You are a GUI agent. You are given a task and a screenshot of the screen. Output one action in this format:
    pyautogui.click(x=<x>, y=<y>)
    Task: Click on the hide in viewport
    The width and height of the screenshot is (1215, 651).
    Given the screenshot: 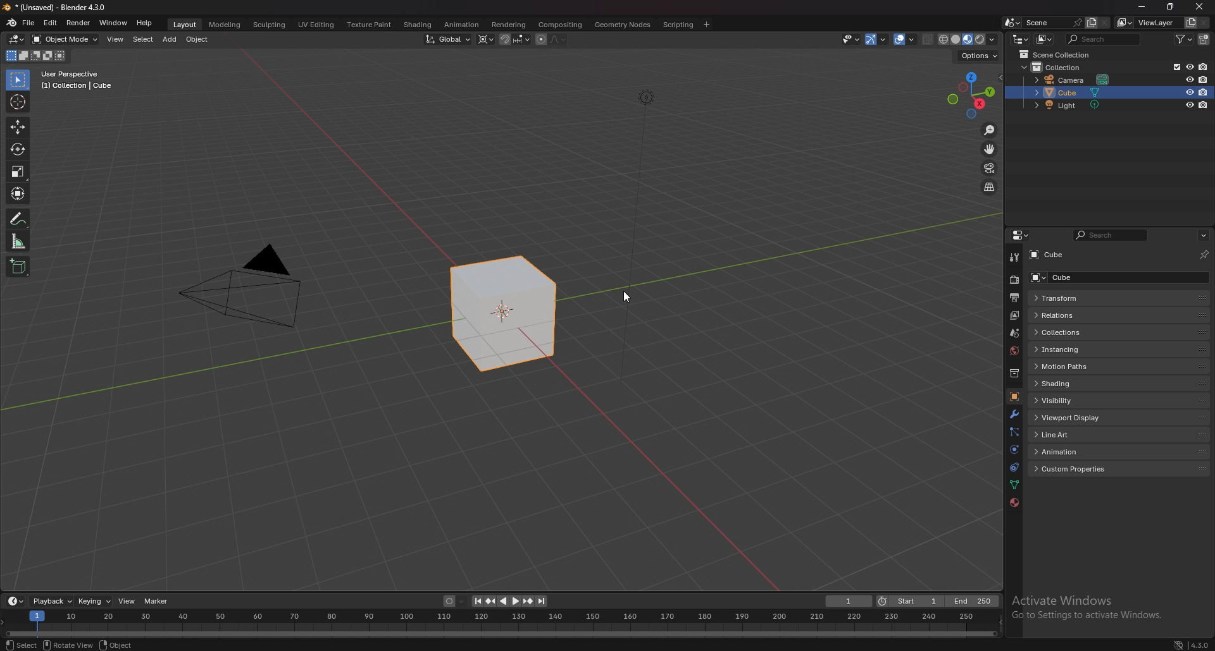 What is the action you would take?
    pyautogui.click(x=1190, y=92)
    